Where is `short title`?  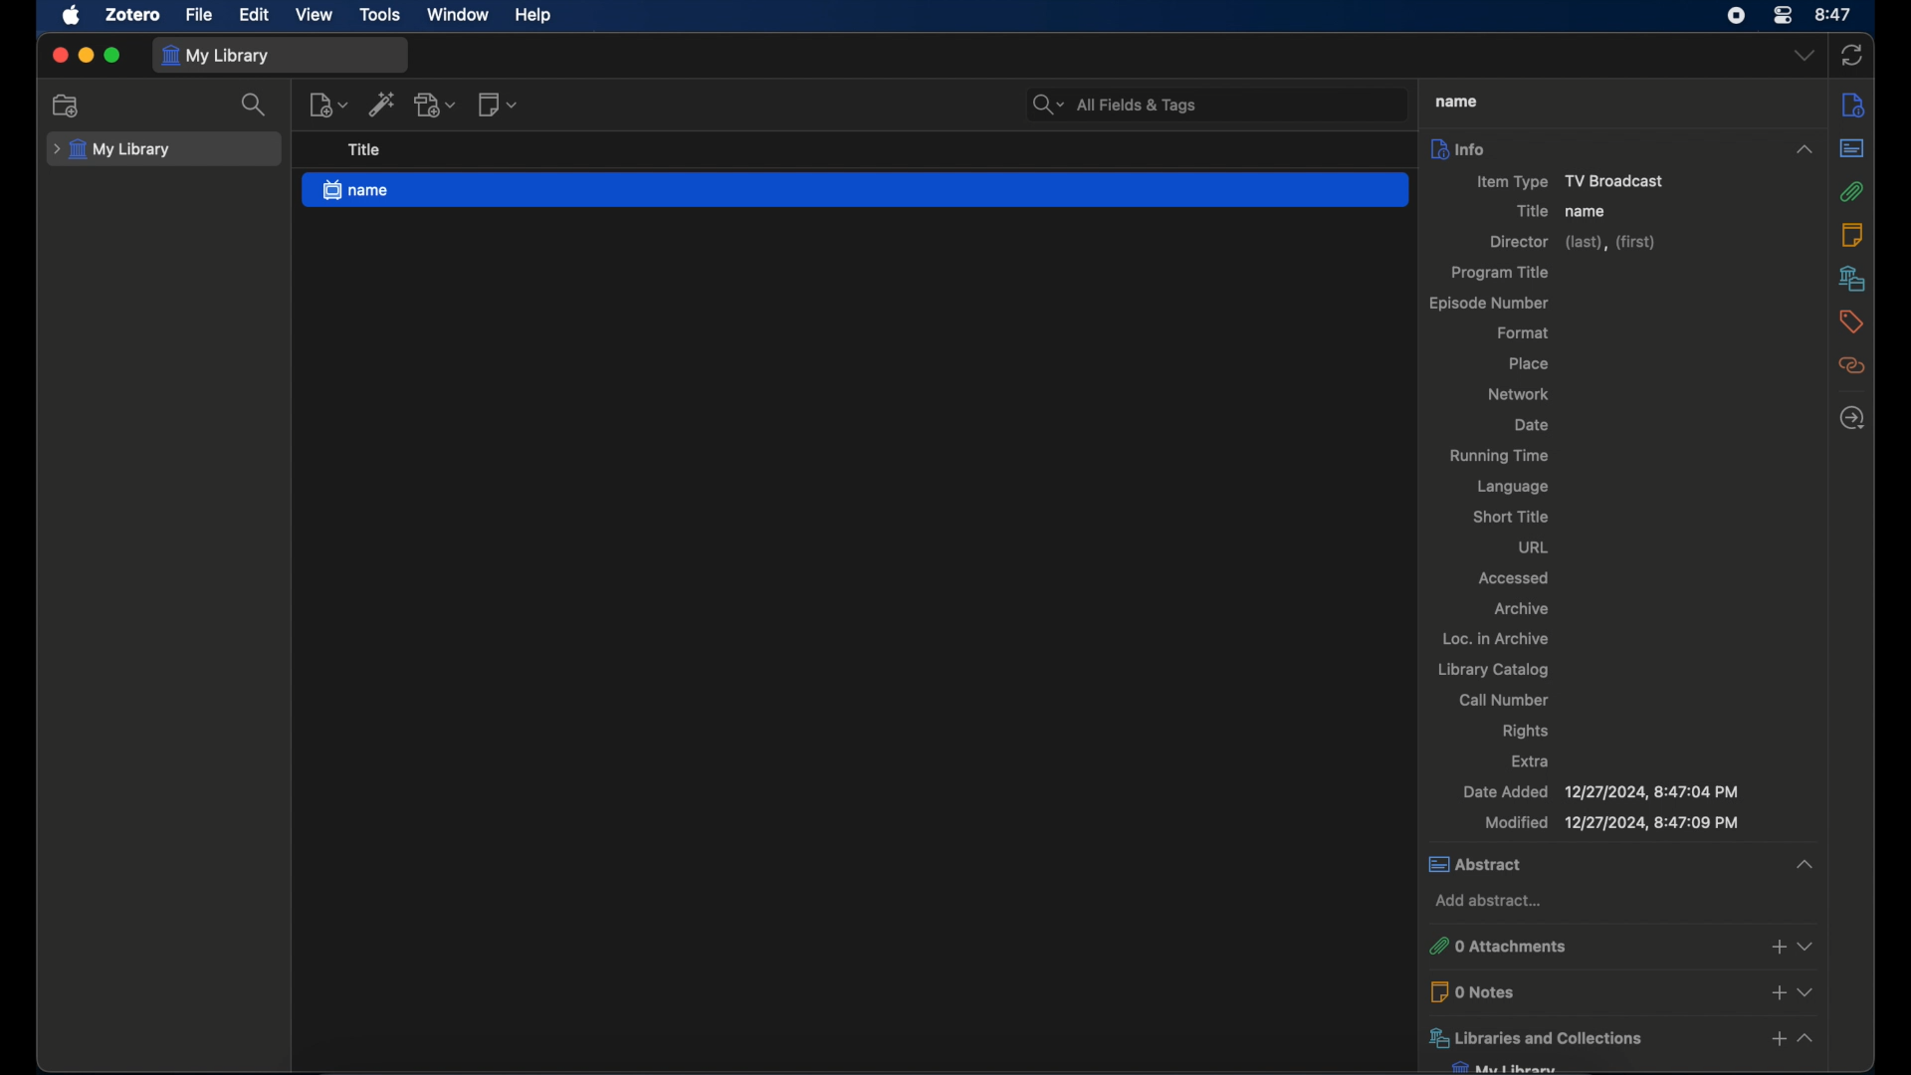 short title is located at coordinates (1512, 517).